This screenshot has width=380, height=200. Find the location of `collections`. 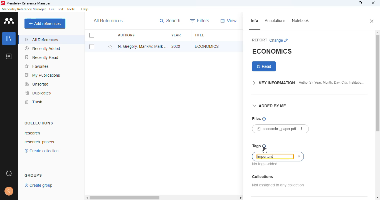

collections is located at coordinates (39, 123).